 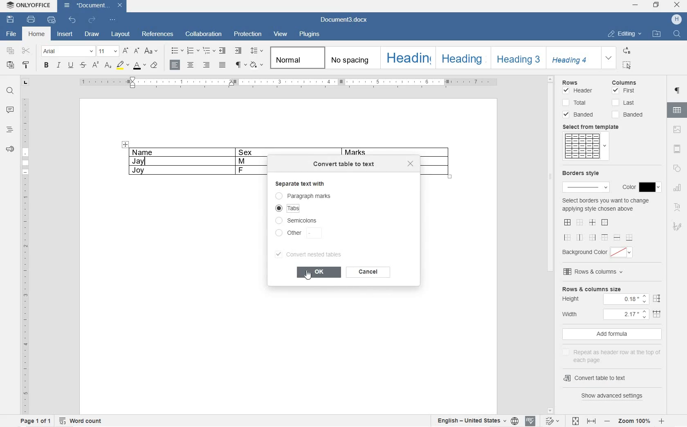 I want to click on ITALIC, so click(x=58, y=66).